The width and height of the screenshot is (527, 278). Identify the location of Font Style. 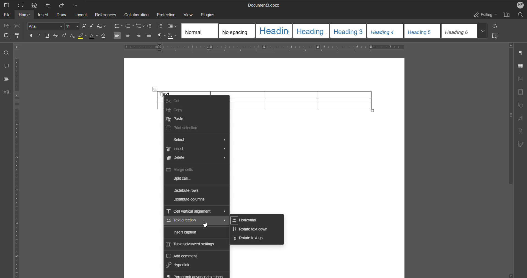
(46, 26).